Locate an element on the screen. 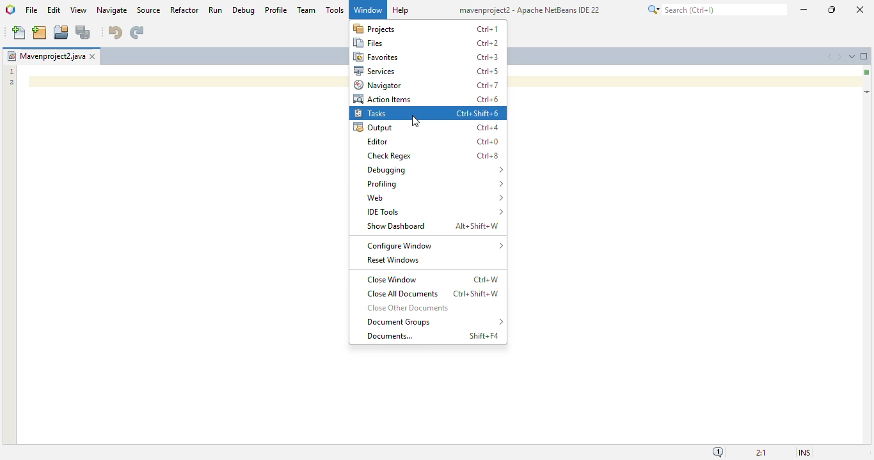 The image size is (874, 460). file is located at coordinates (32, 10).